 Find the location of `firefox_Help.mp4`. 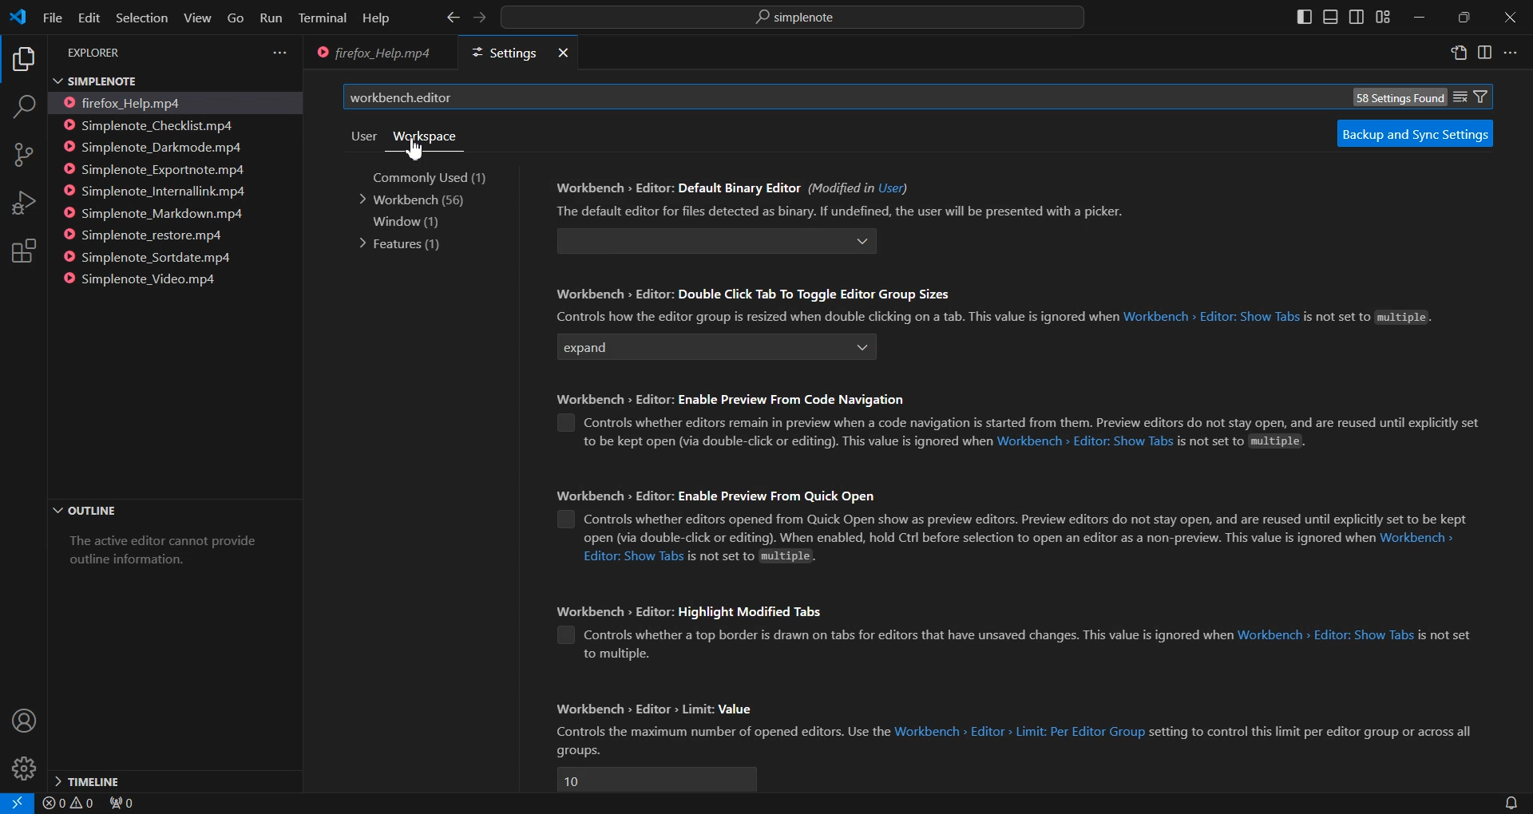

firefox_Help.mp4 is located at coordinates (133, 102).